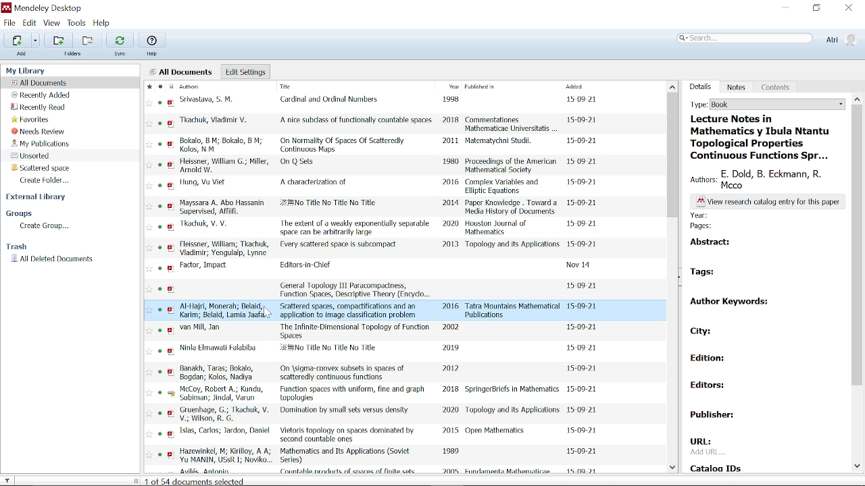 Image resolution: width=865 pixels, height=486 pixels. What do you see at coordinates (201, 86) in the screenshot?
I see `Authors` at bounding box center [201, 86].